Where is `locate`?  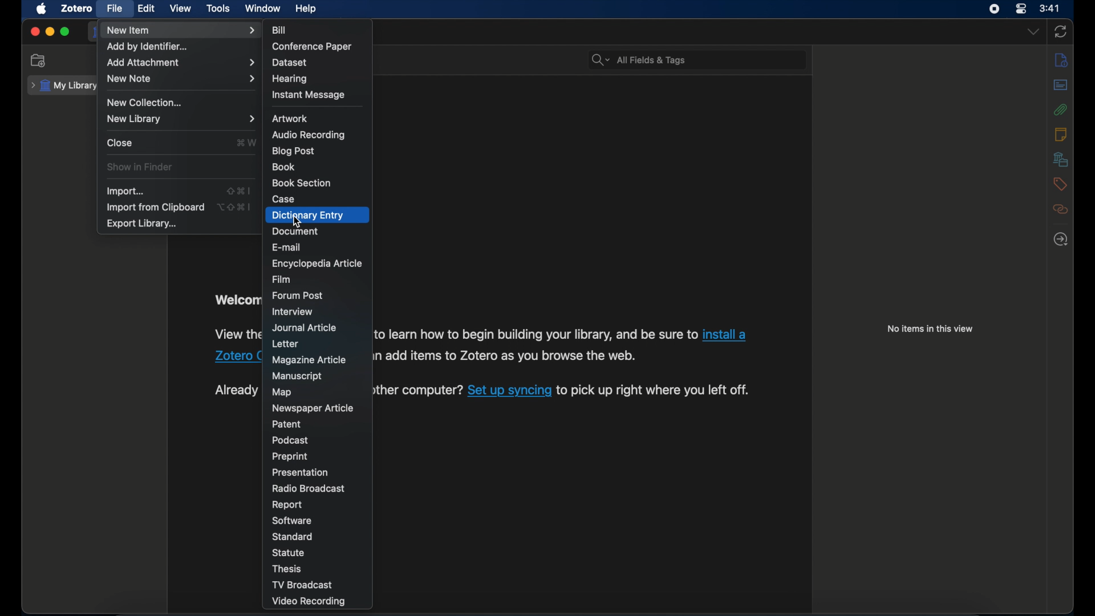
locate is located at coordinates (1061, 240).